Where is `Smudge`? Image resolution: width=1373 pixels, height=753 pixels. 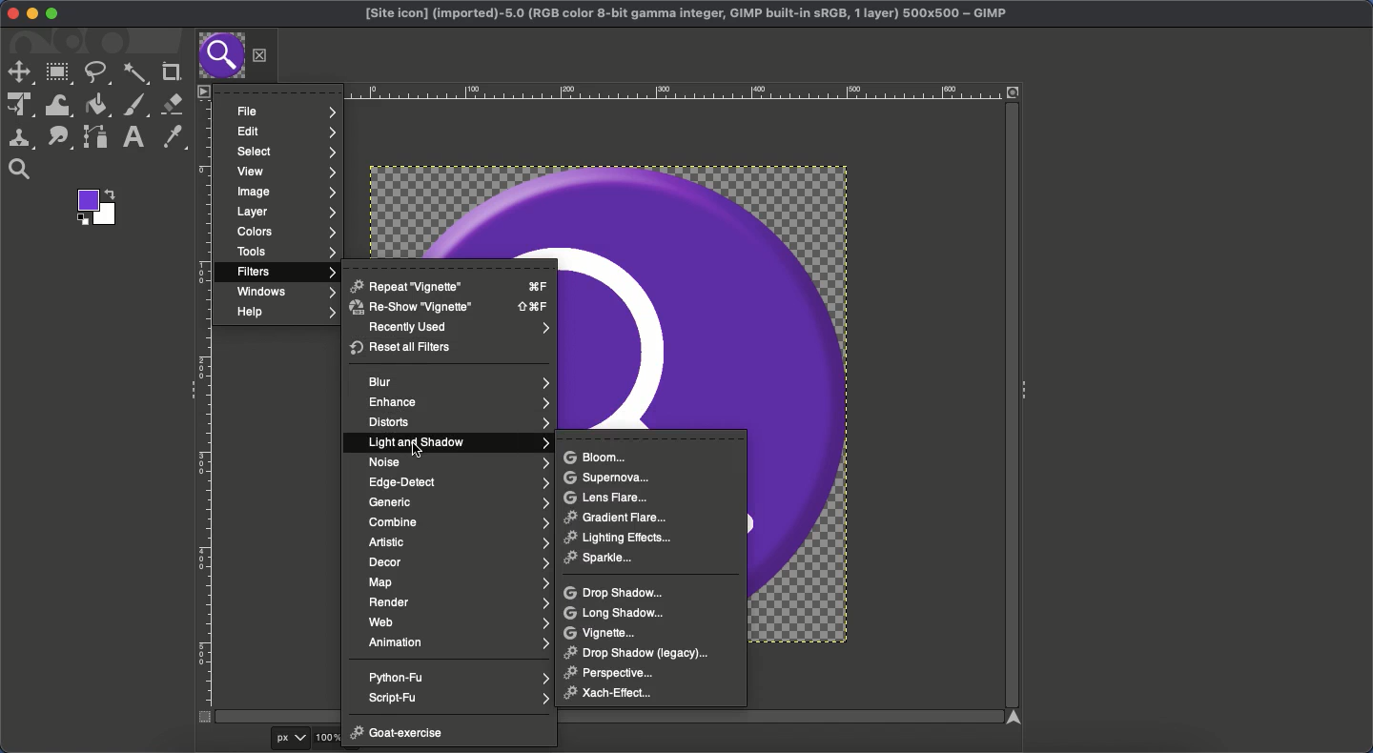
Smudge is located at coordinates (60, 138).